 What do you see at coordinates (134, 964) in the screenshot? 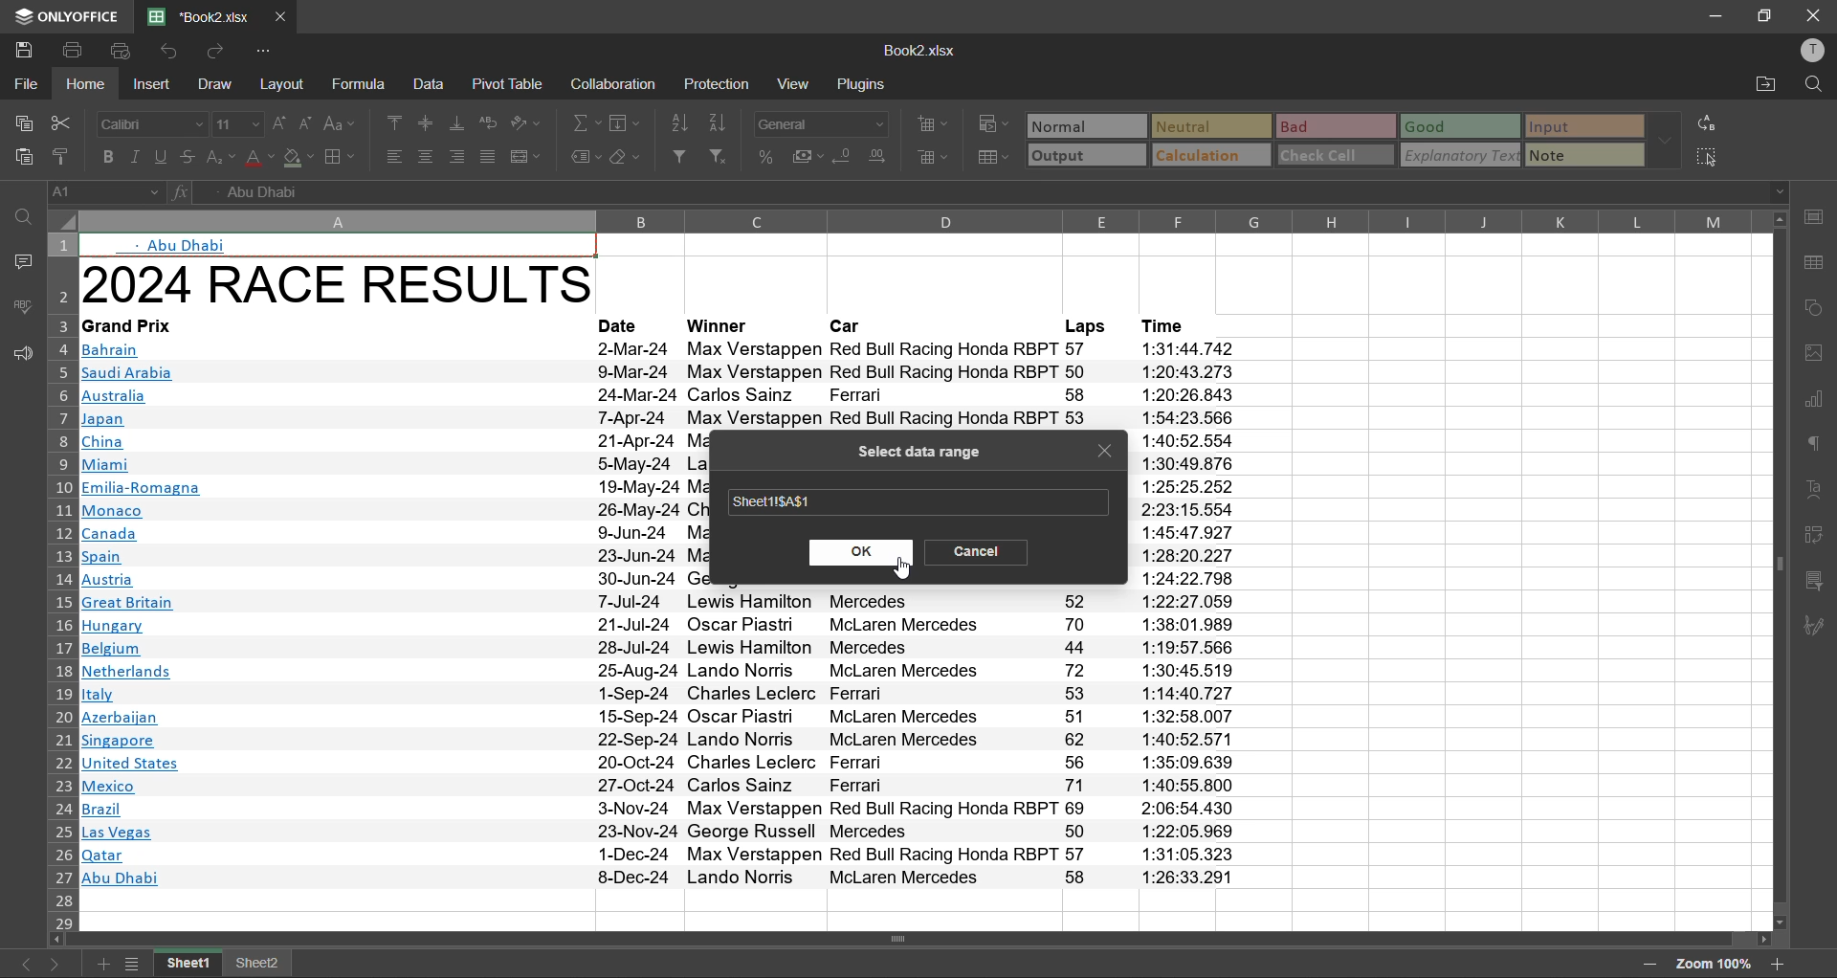
I see `sheet list` at bounding box center [134, 964].